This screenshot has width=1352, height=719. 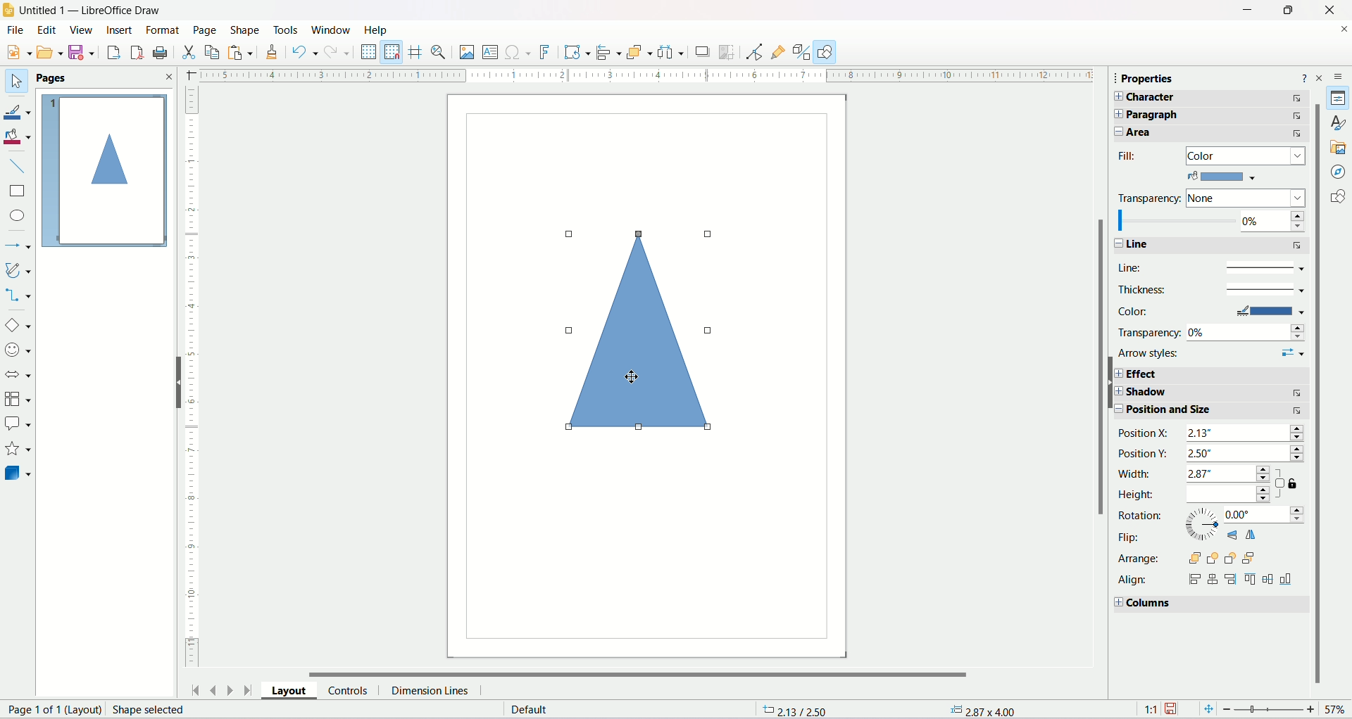 What do you see at coordinates (1340, 170) in the screenshot?
I see `Navigator` at bounding box center [1340, 170].